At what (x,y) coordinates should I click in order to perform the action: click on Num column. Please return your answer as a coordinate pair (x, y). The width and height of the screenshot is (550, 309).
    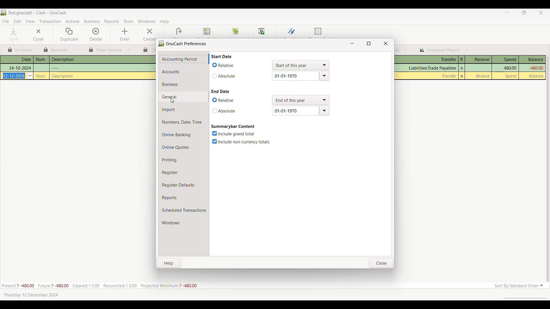
    Looking at the image, I should click on (41, 60).